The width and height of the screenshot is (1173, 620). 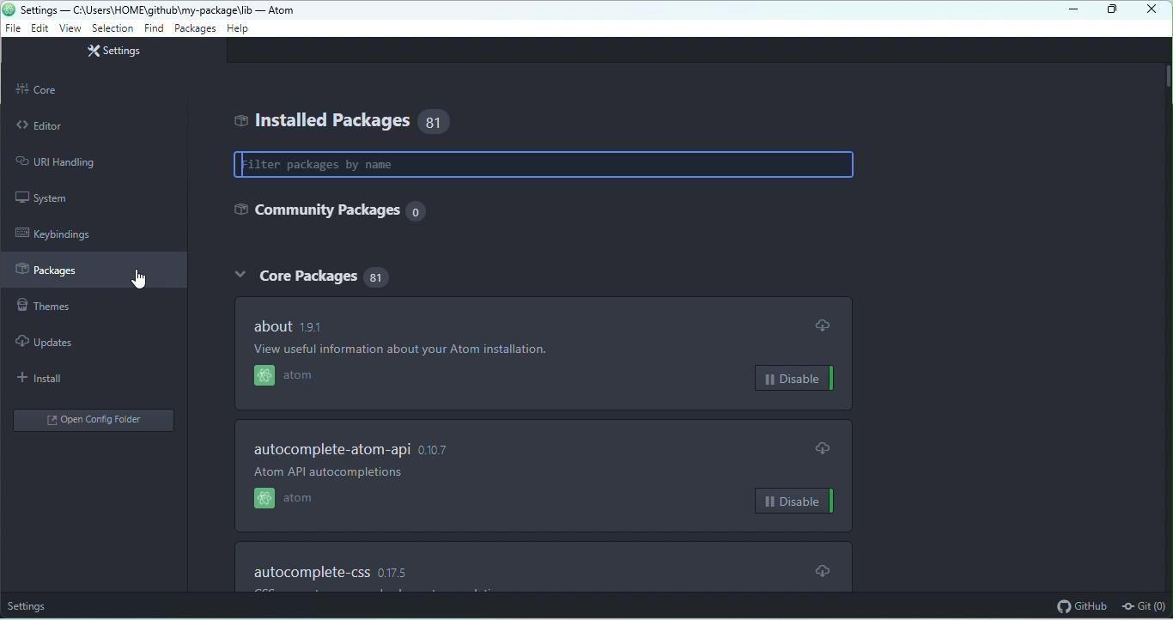 I want to click on git, so click(x=1145, y=607).